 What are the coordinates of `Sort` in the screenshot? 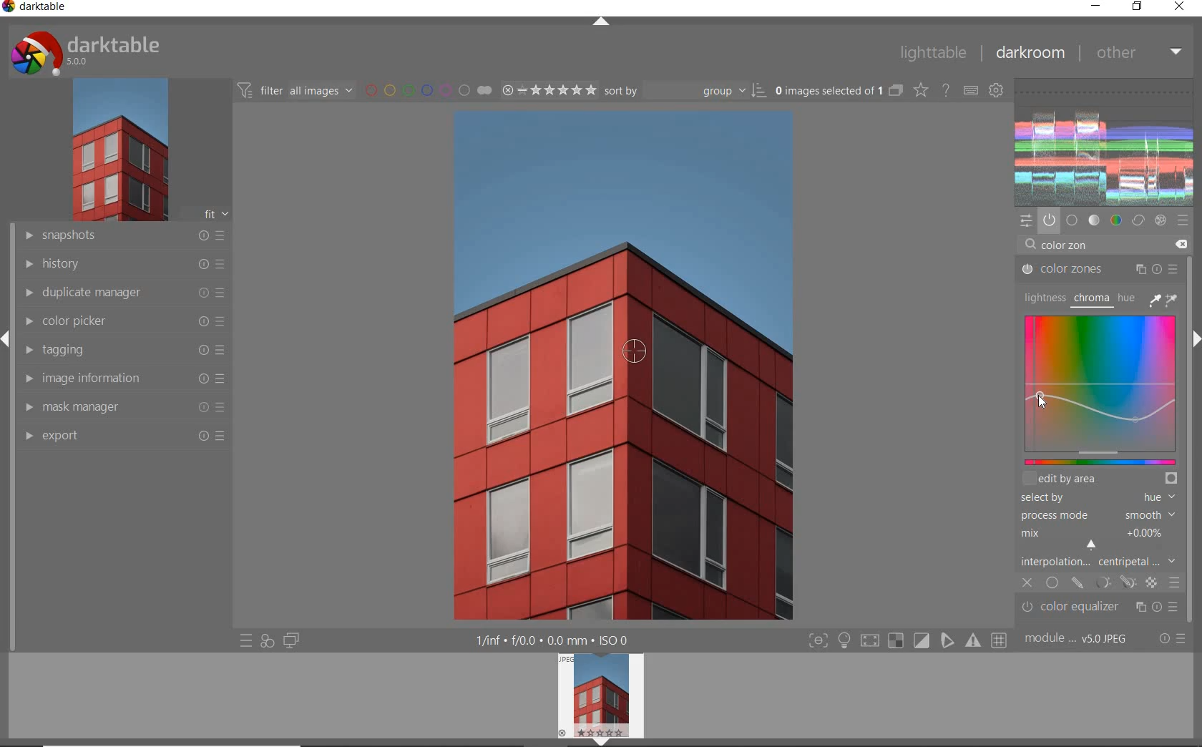 It's located at (686, 92).